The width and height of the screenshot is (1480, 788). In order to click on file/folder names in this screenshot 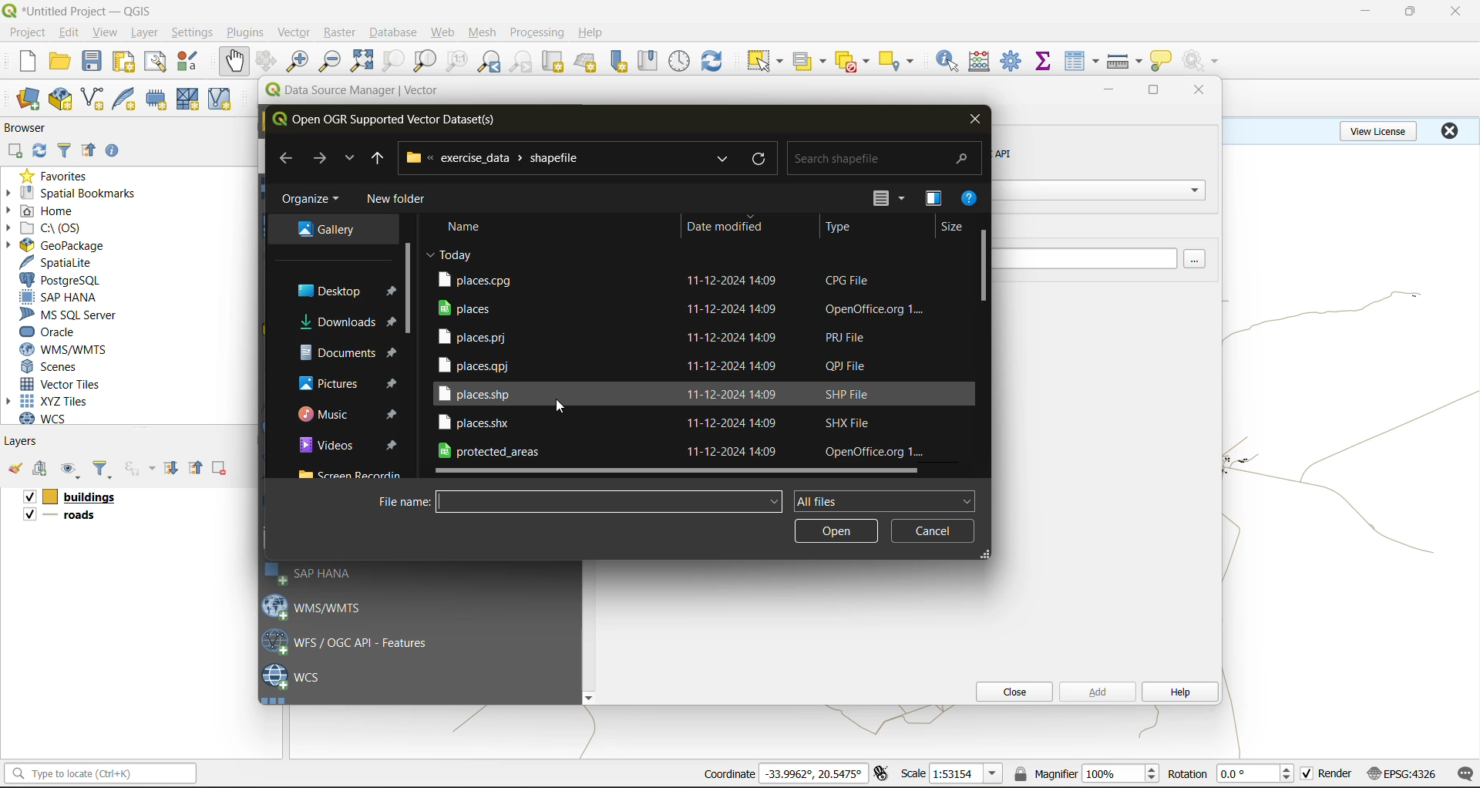, I will do `click(655, 365)`.